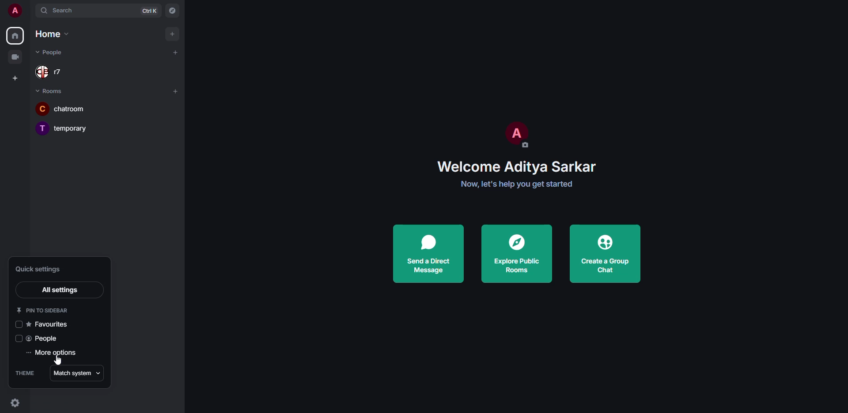 The width and height of the screenshot is (848, 413). I want to click on quick settings, so click(15, 402).